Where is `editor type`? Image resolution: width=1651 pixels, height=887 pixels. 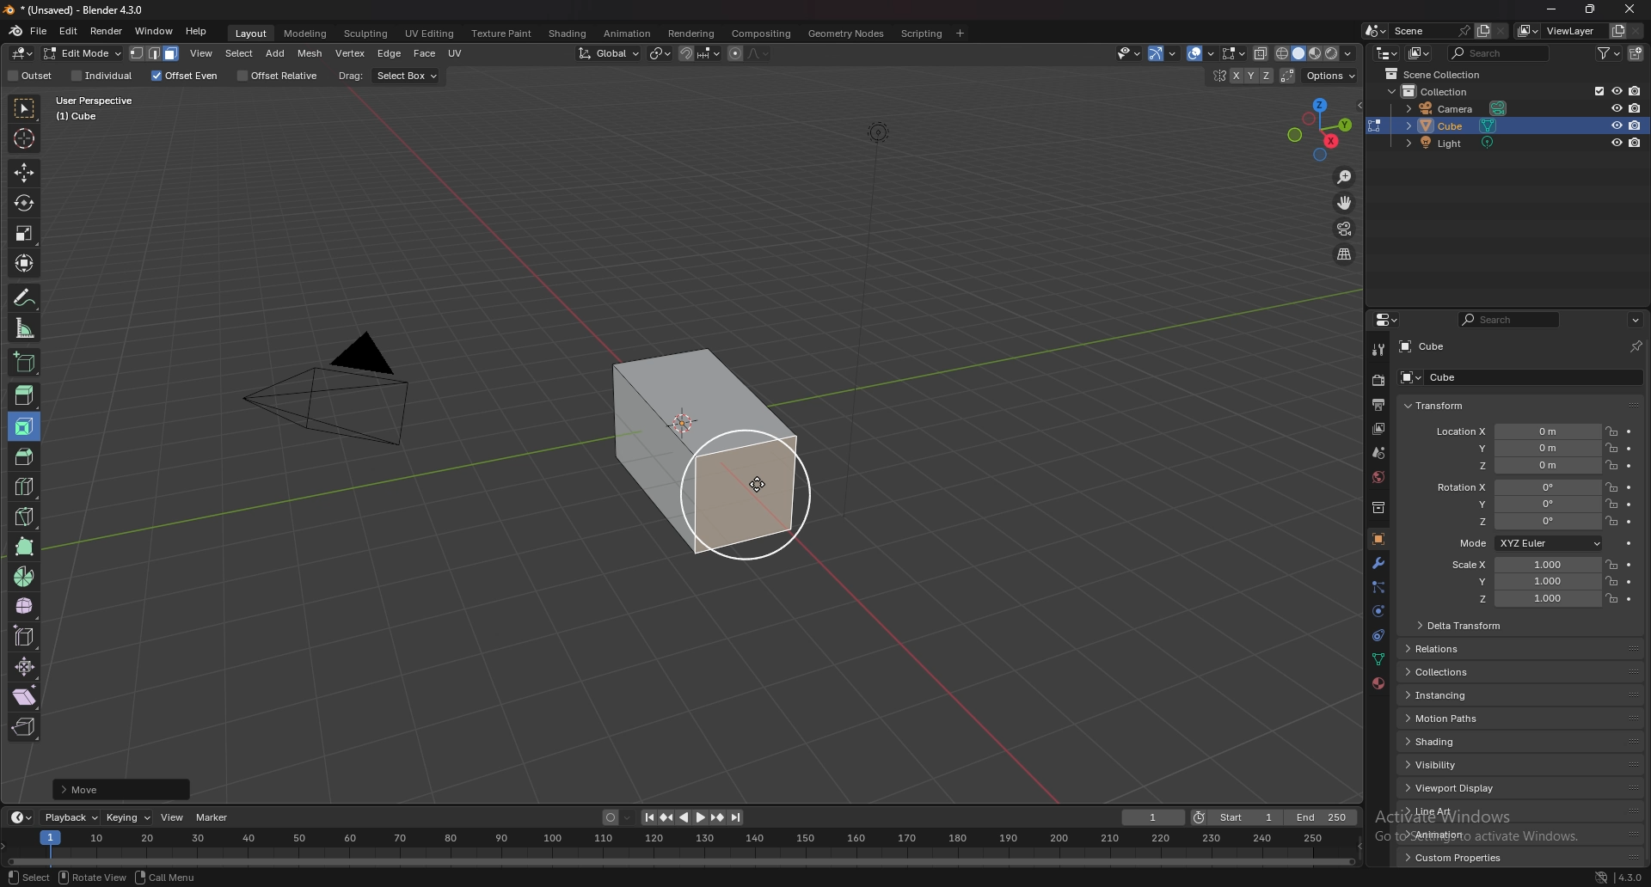
editor type is located at coordinates (1386, 320).